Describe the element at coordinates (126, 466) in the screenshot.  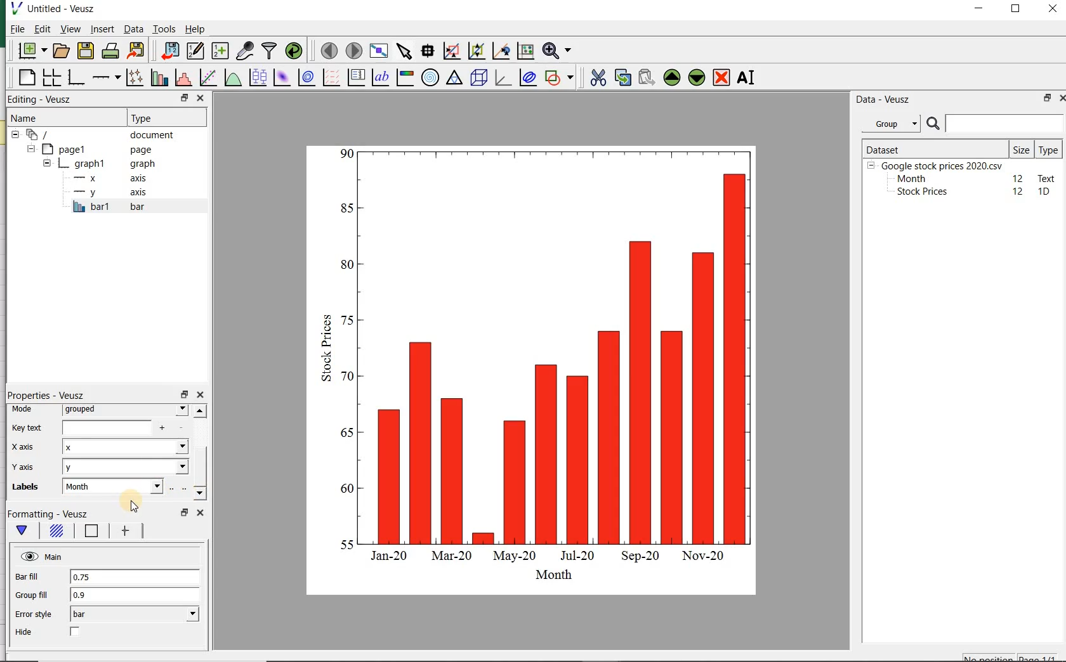
I see `Y` at that location.